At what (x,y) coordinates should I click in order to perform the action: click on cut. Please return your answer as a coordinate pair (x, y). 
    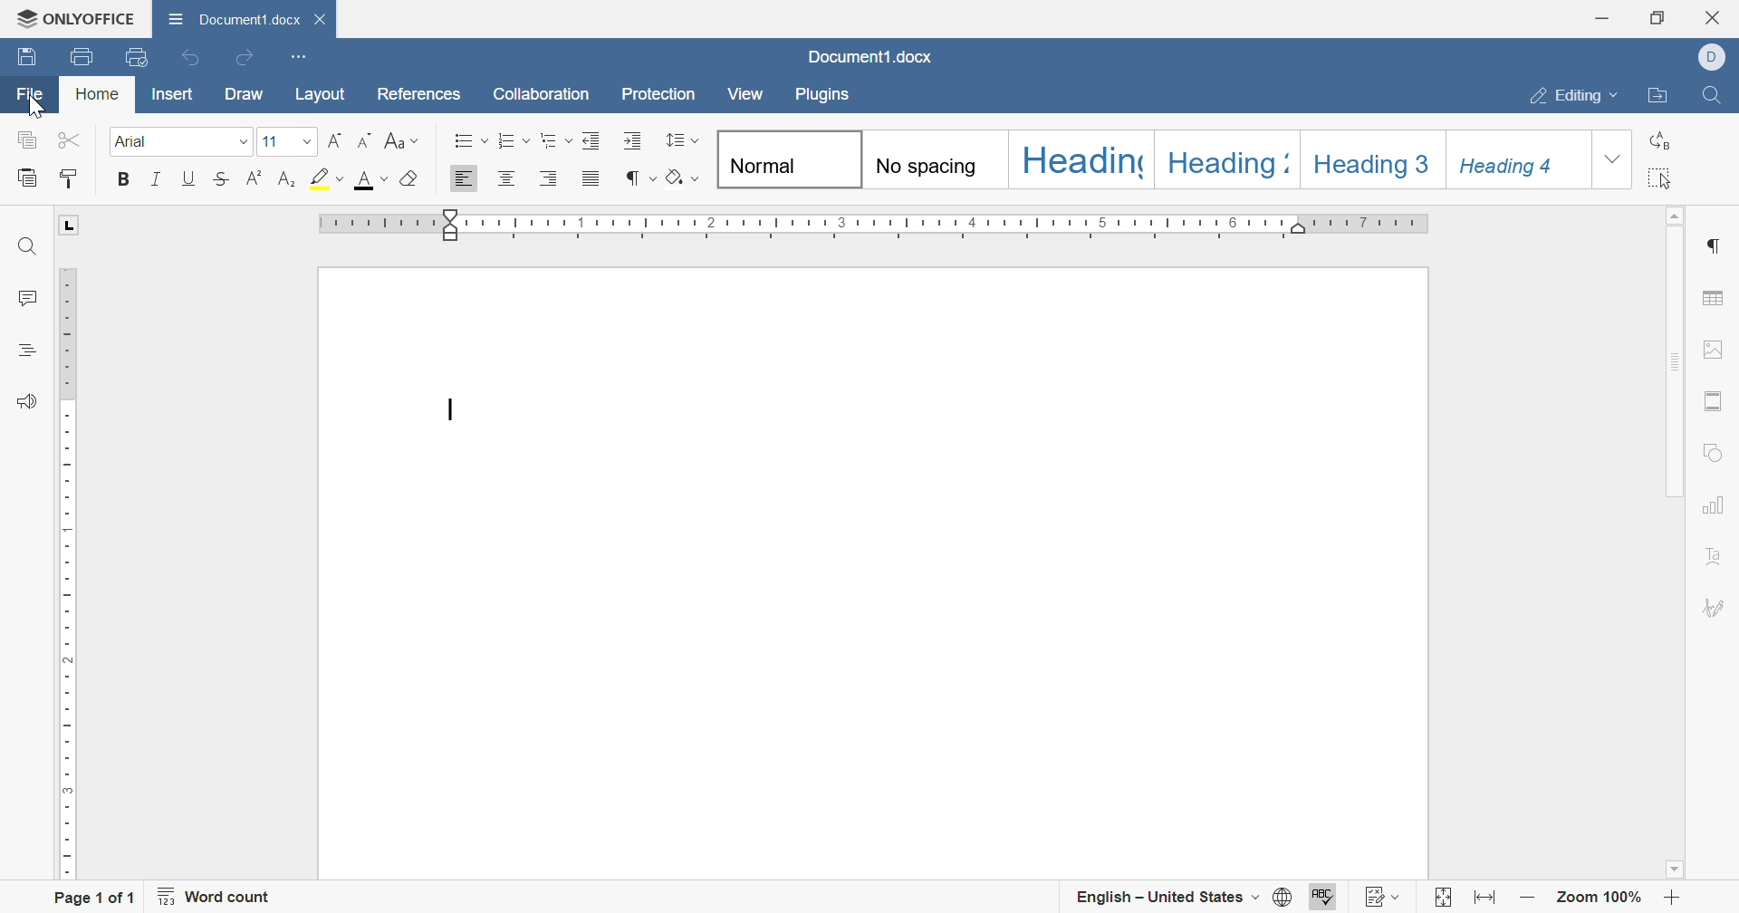
    Looking at the image, I should click on (72, 141).